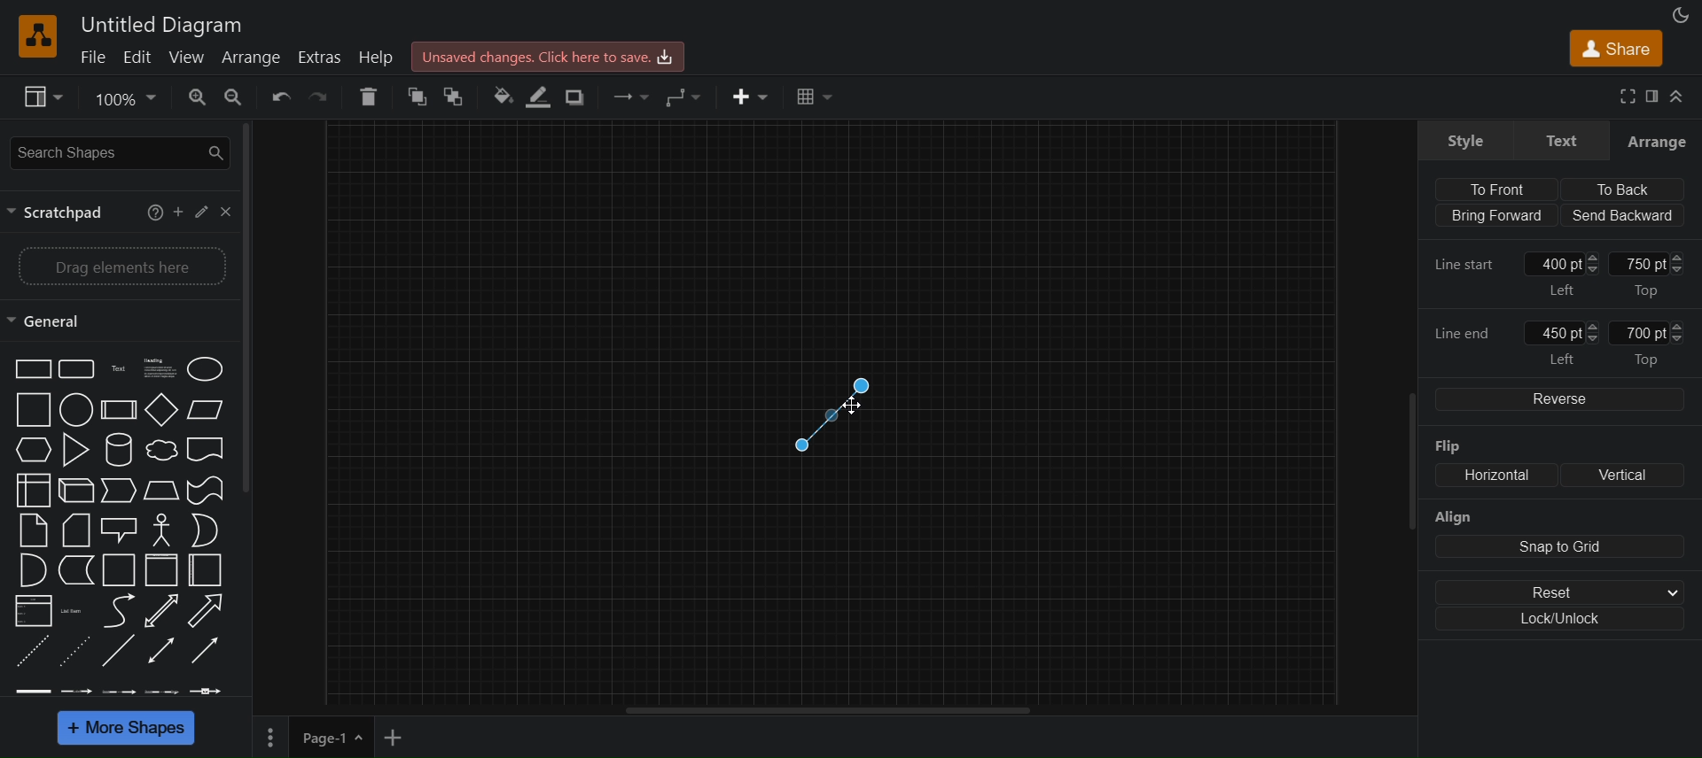  Describe the element at coordinates (1565, 592) in the screenshot. I see `reset` at that location.